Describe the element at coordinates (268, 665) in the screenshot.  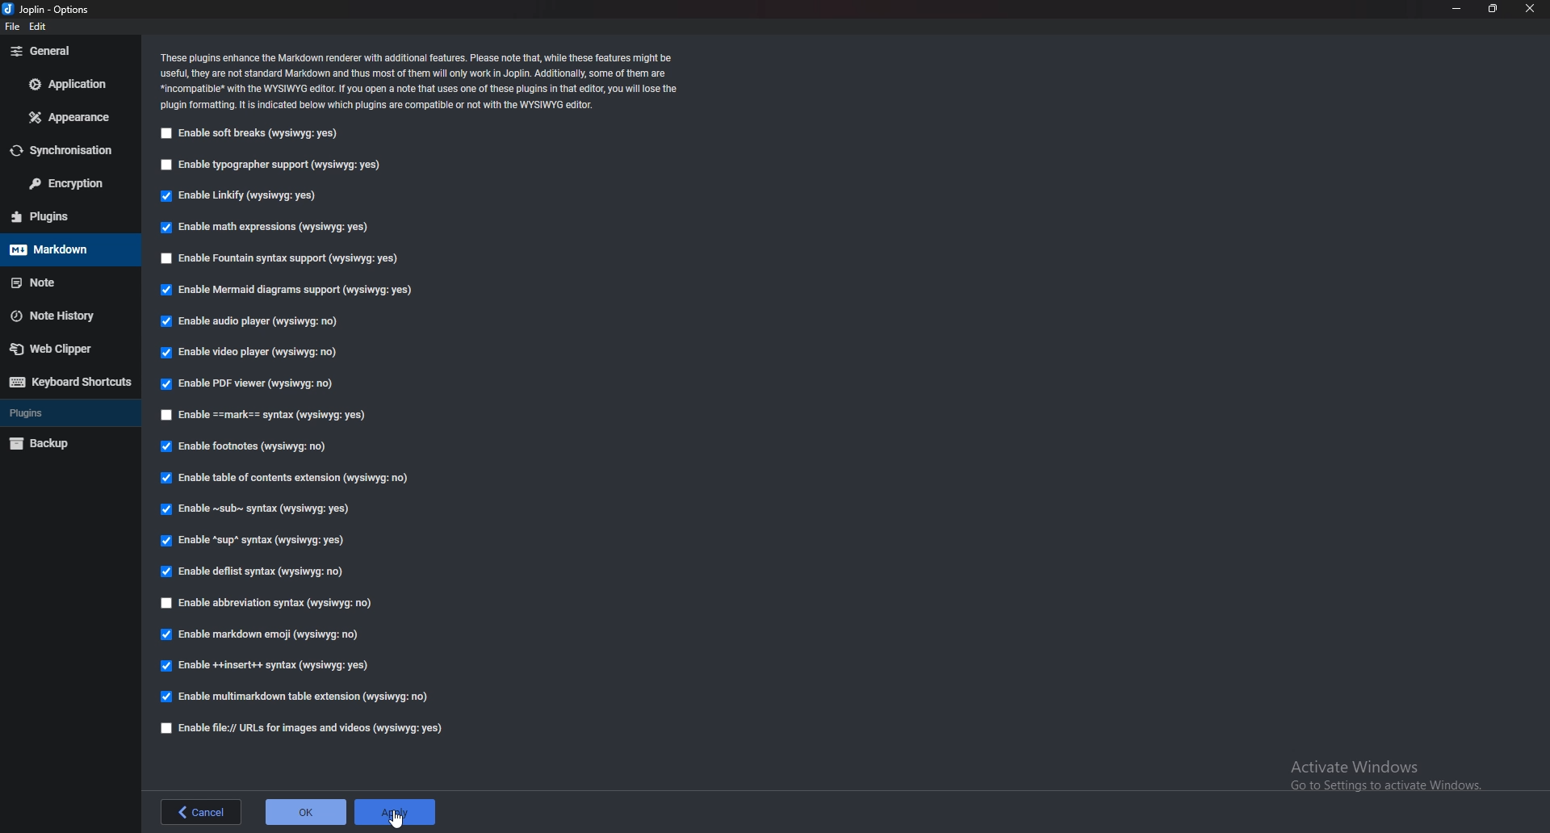
I see `Enable insert syntax` at that location.